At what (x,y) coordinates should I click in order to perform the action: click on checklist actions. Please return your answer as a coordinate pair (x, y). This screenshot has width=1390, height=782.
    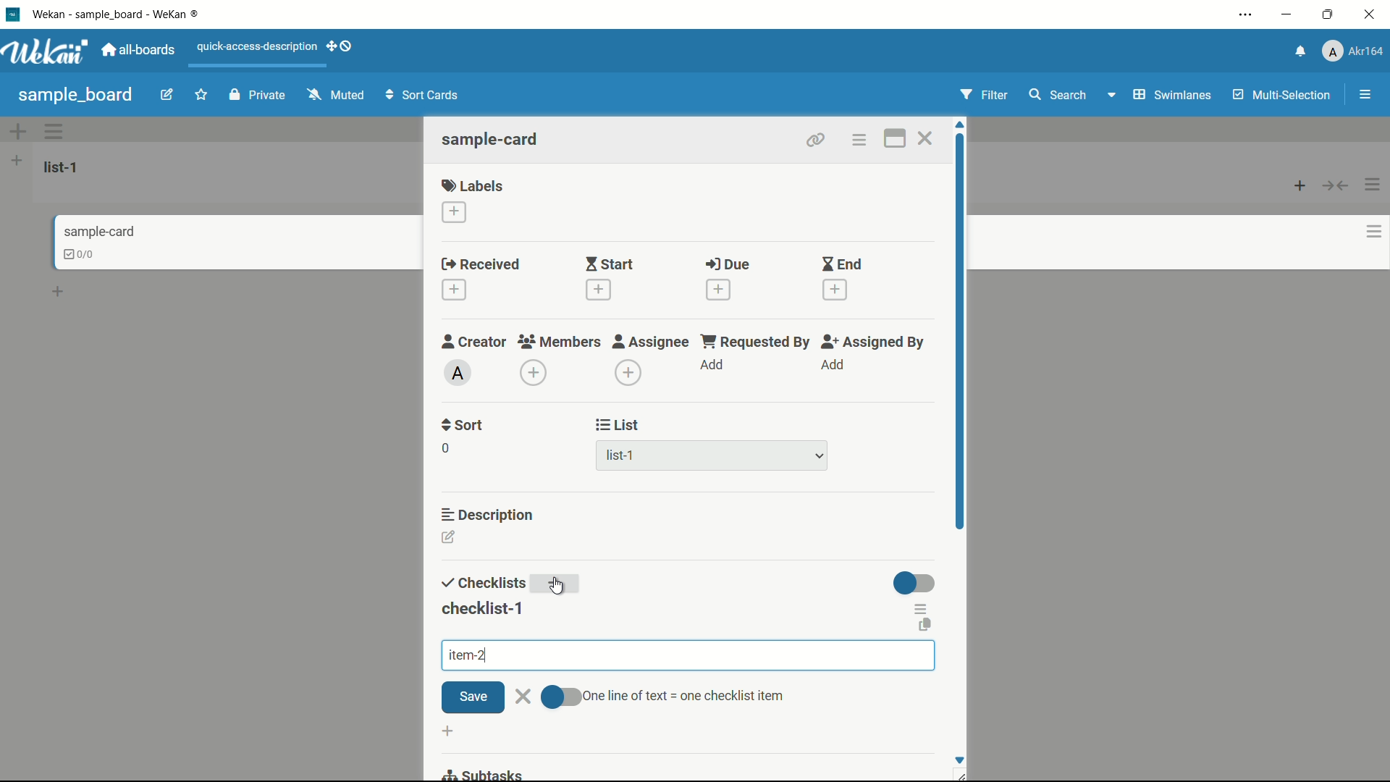
    Looking at the image, I should click on (922, 608).